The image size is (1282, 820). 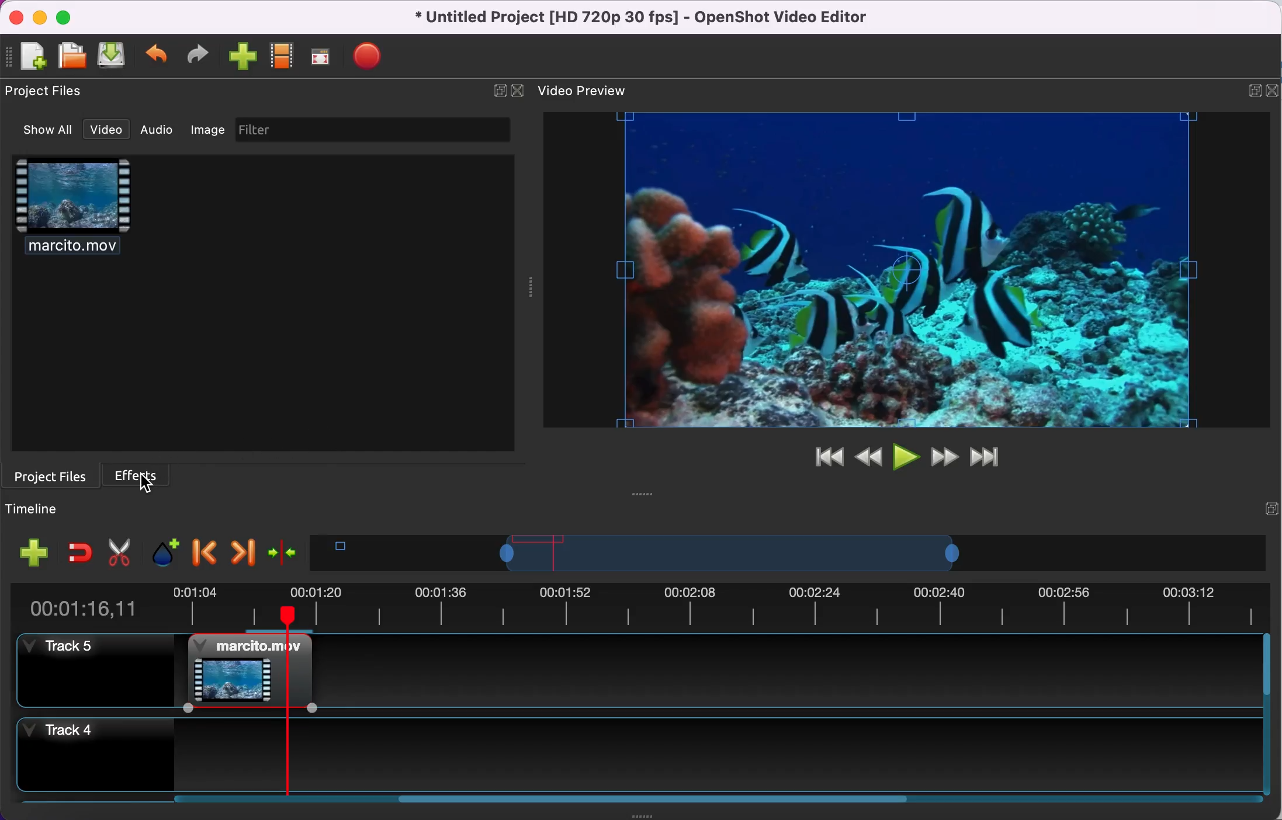 What do you see at coordinates (205, 130) in the screenshot?
I see `image` at bounding box center [205, 130].